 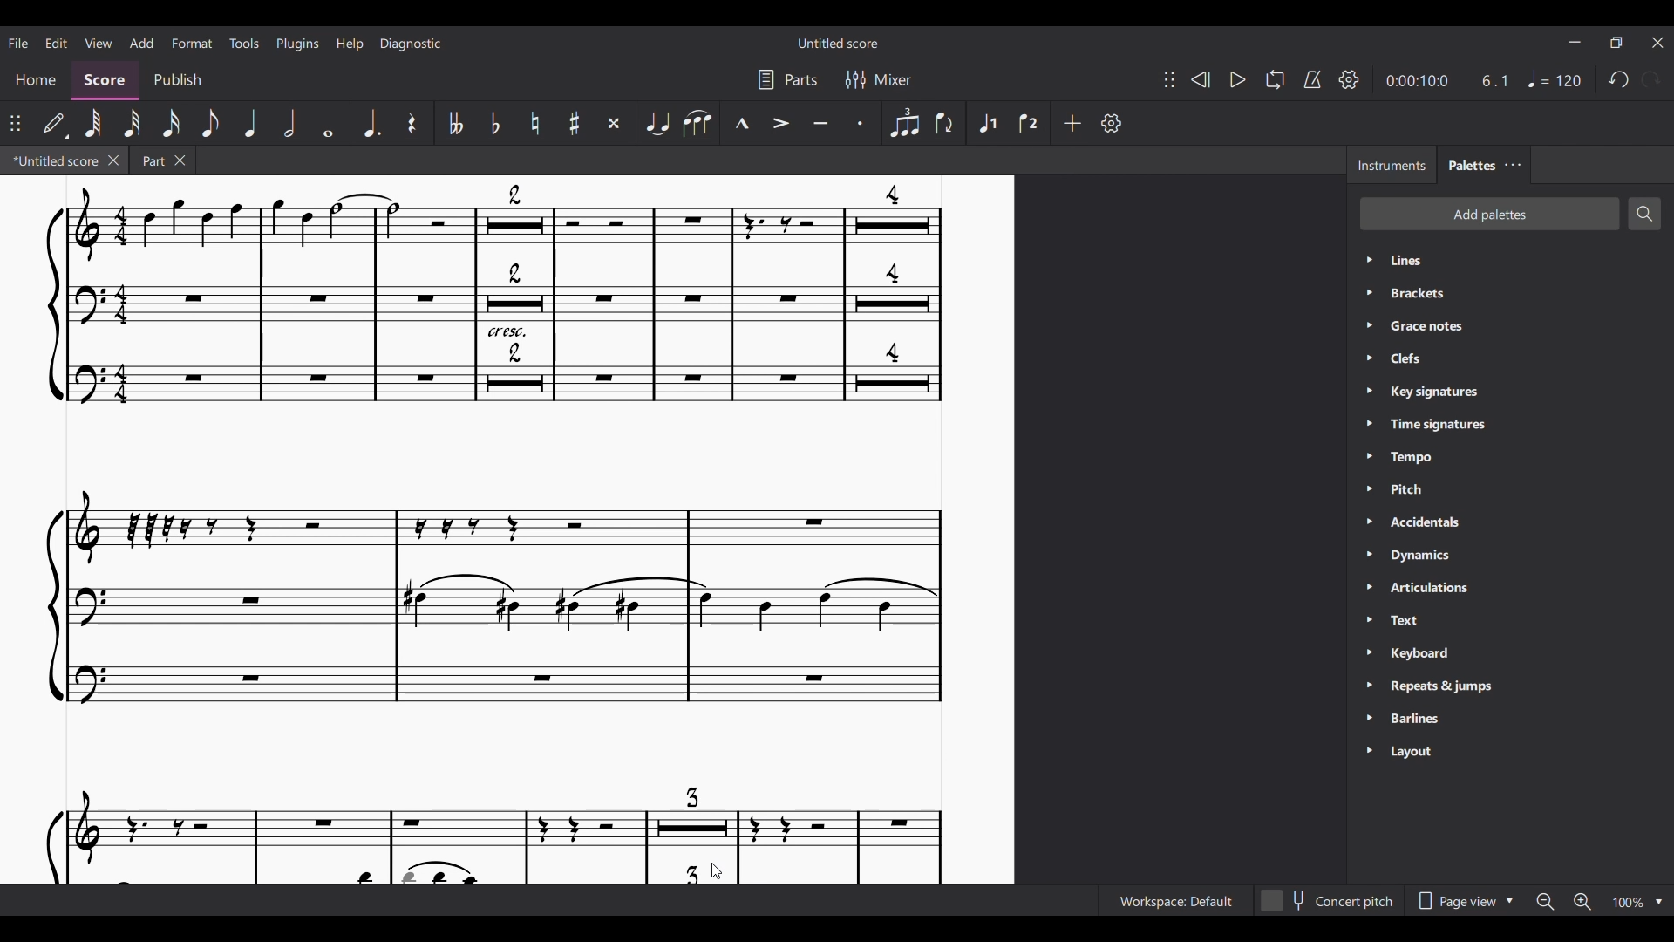 I want to click on Looping playback, so click(x=1276, y=79).